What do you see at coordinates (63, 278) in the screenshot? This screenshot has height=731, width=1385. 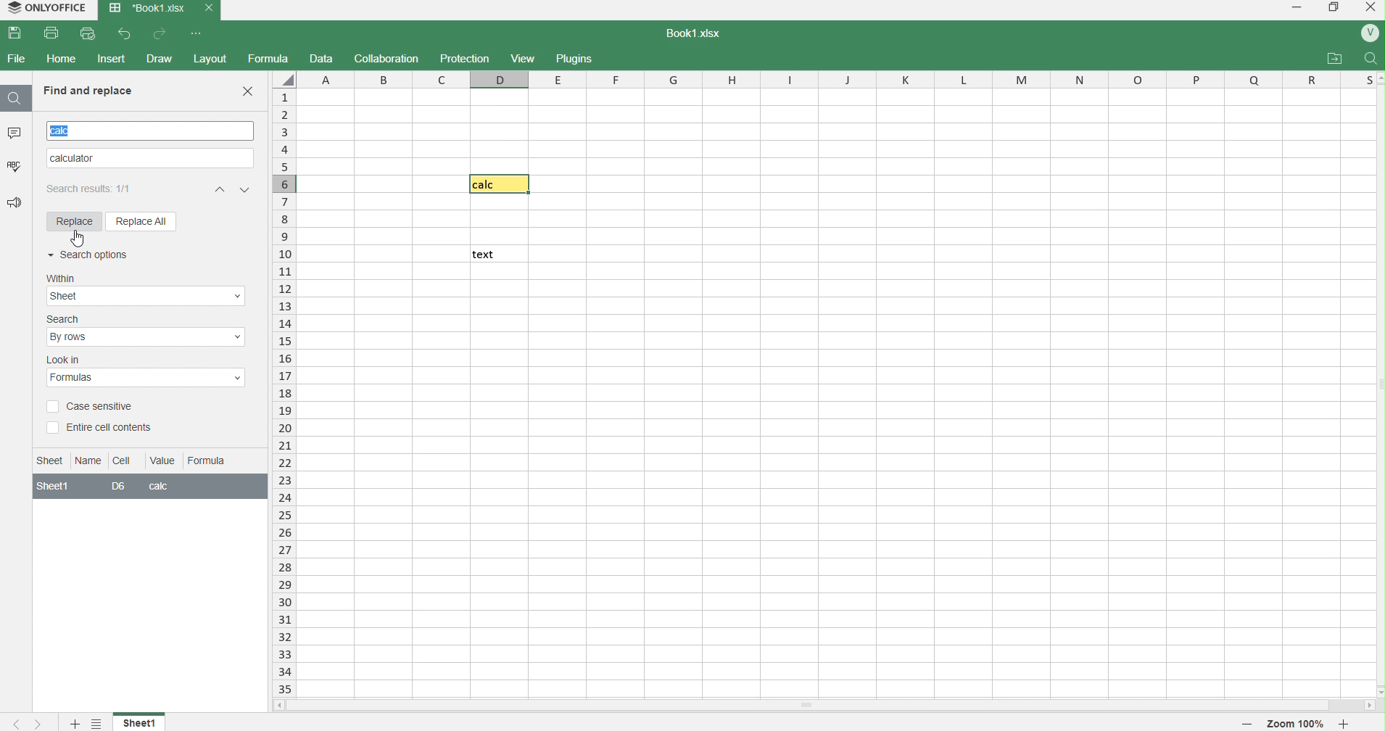 I see `within` at bounding box center [63, 278].